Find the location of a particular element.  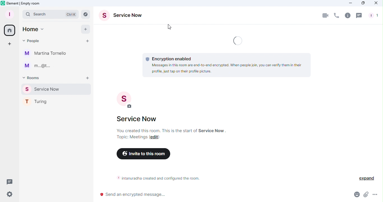

Search bar is located at coordinates (50, 14).